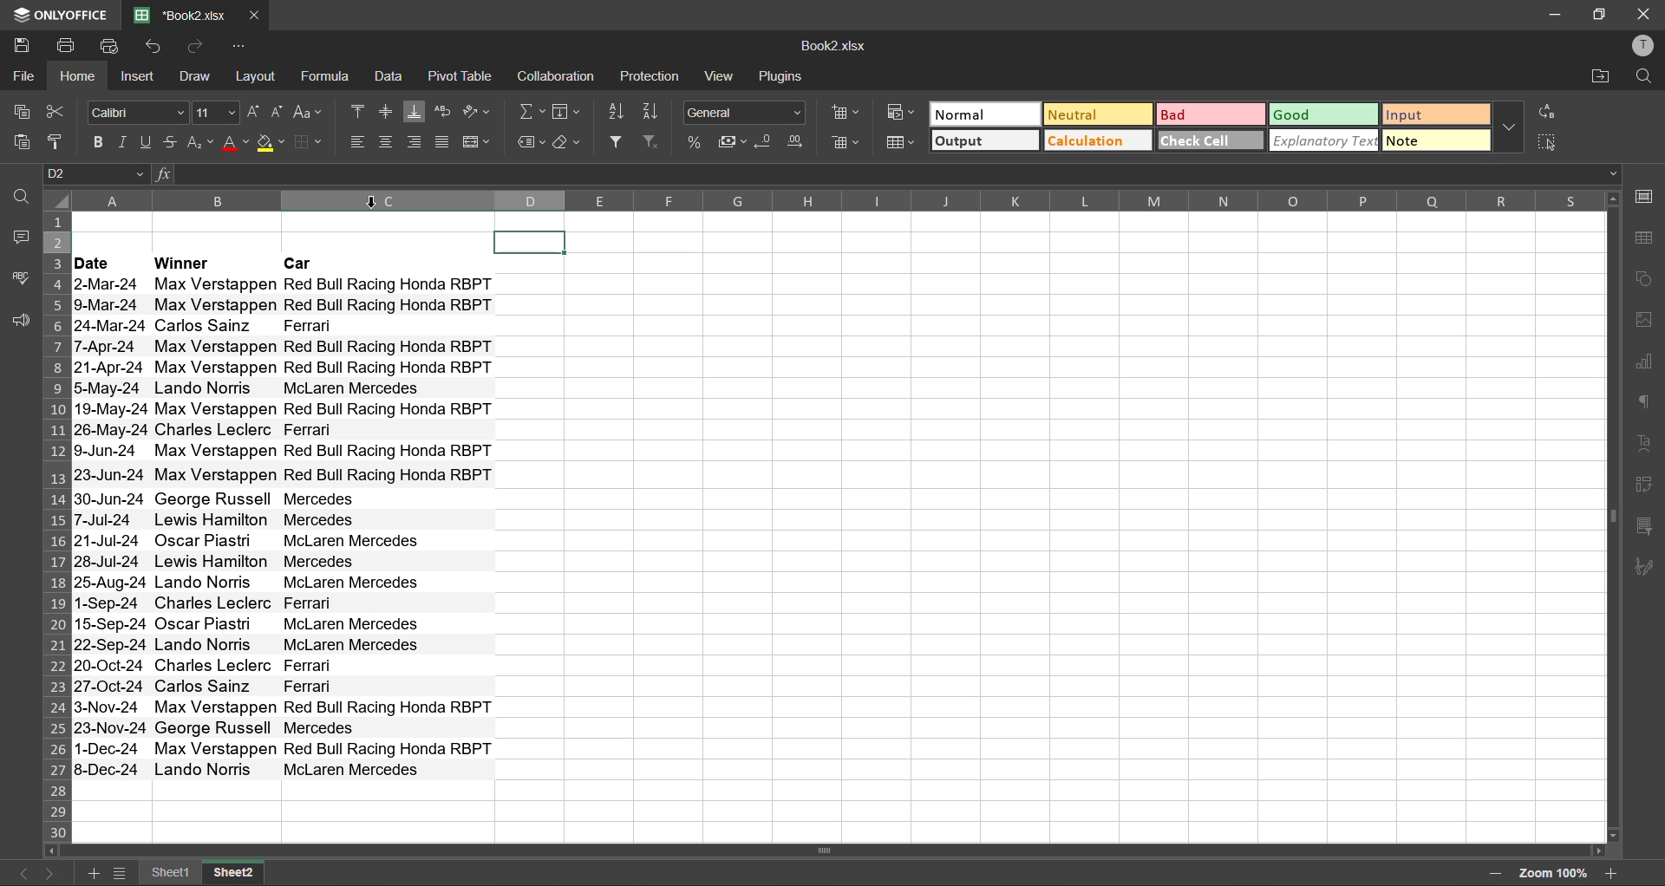 This screenshot has width=1665, height=886. Describe the element at coordinates (570, 142) in the screenshot. I see `clear` at that location.